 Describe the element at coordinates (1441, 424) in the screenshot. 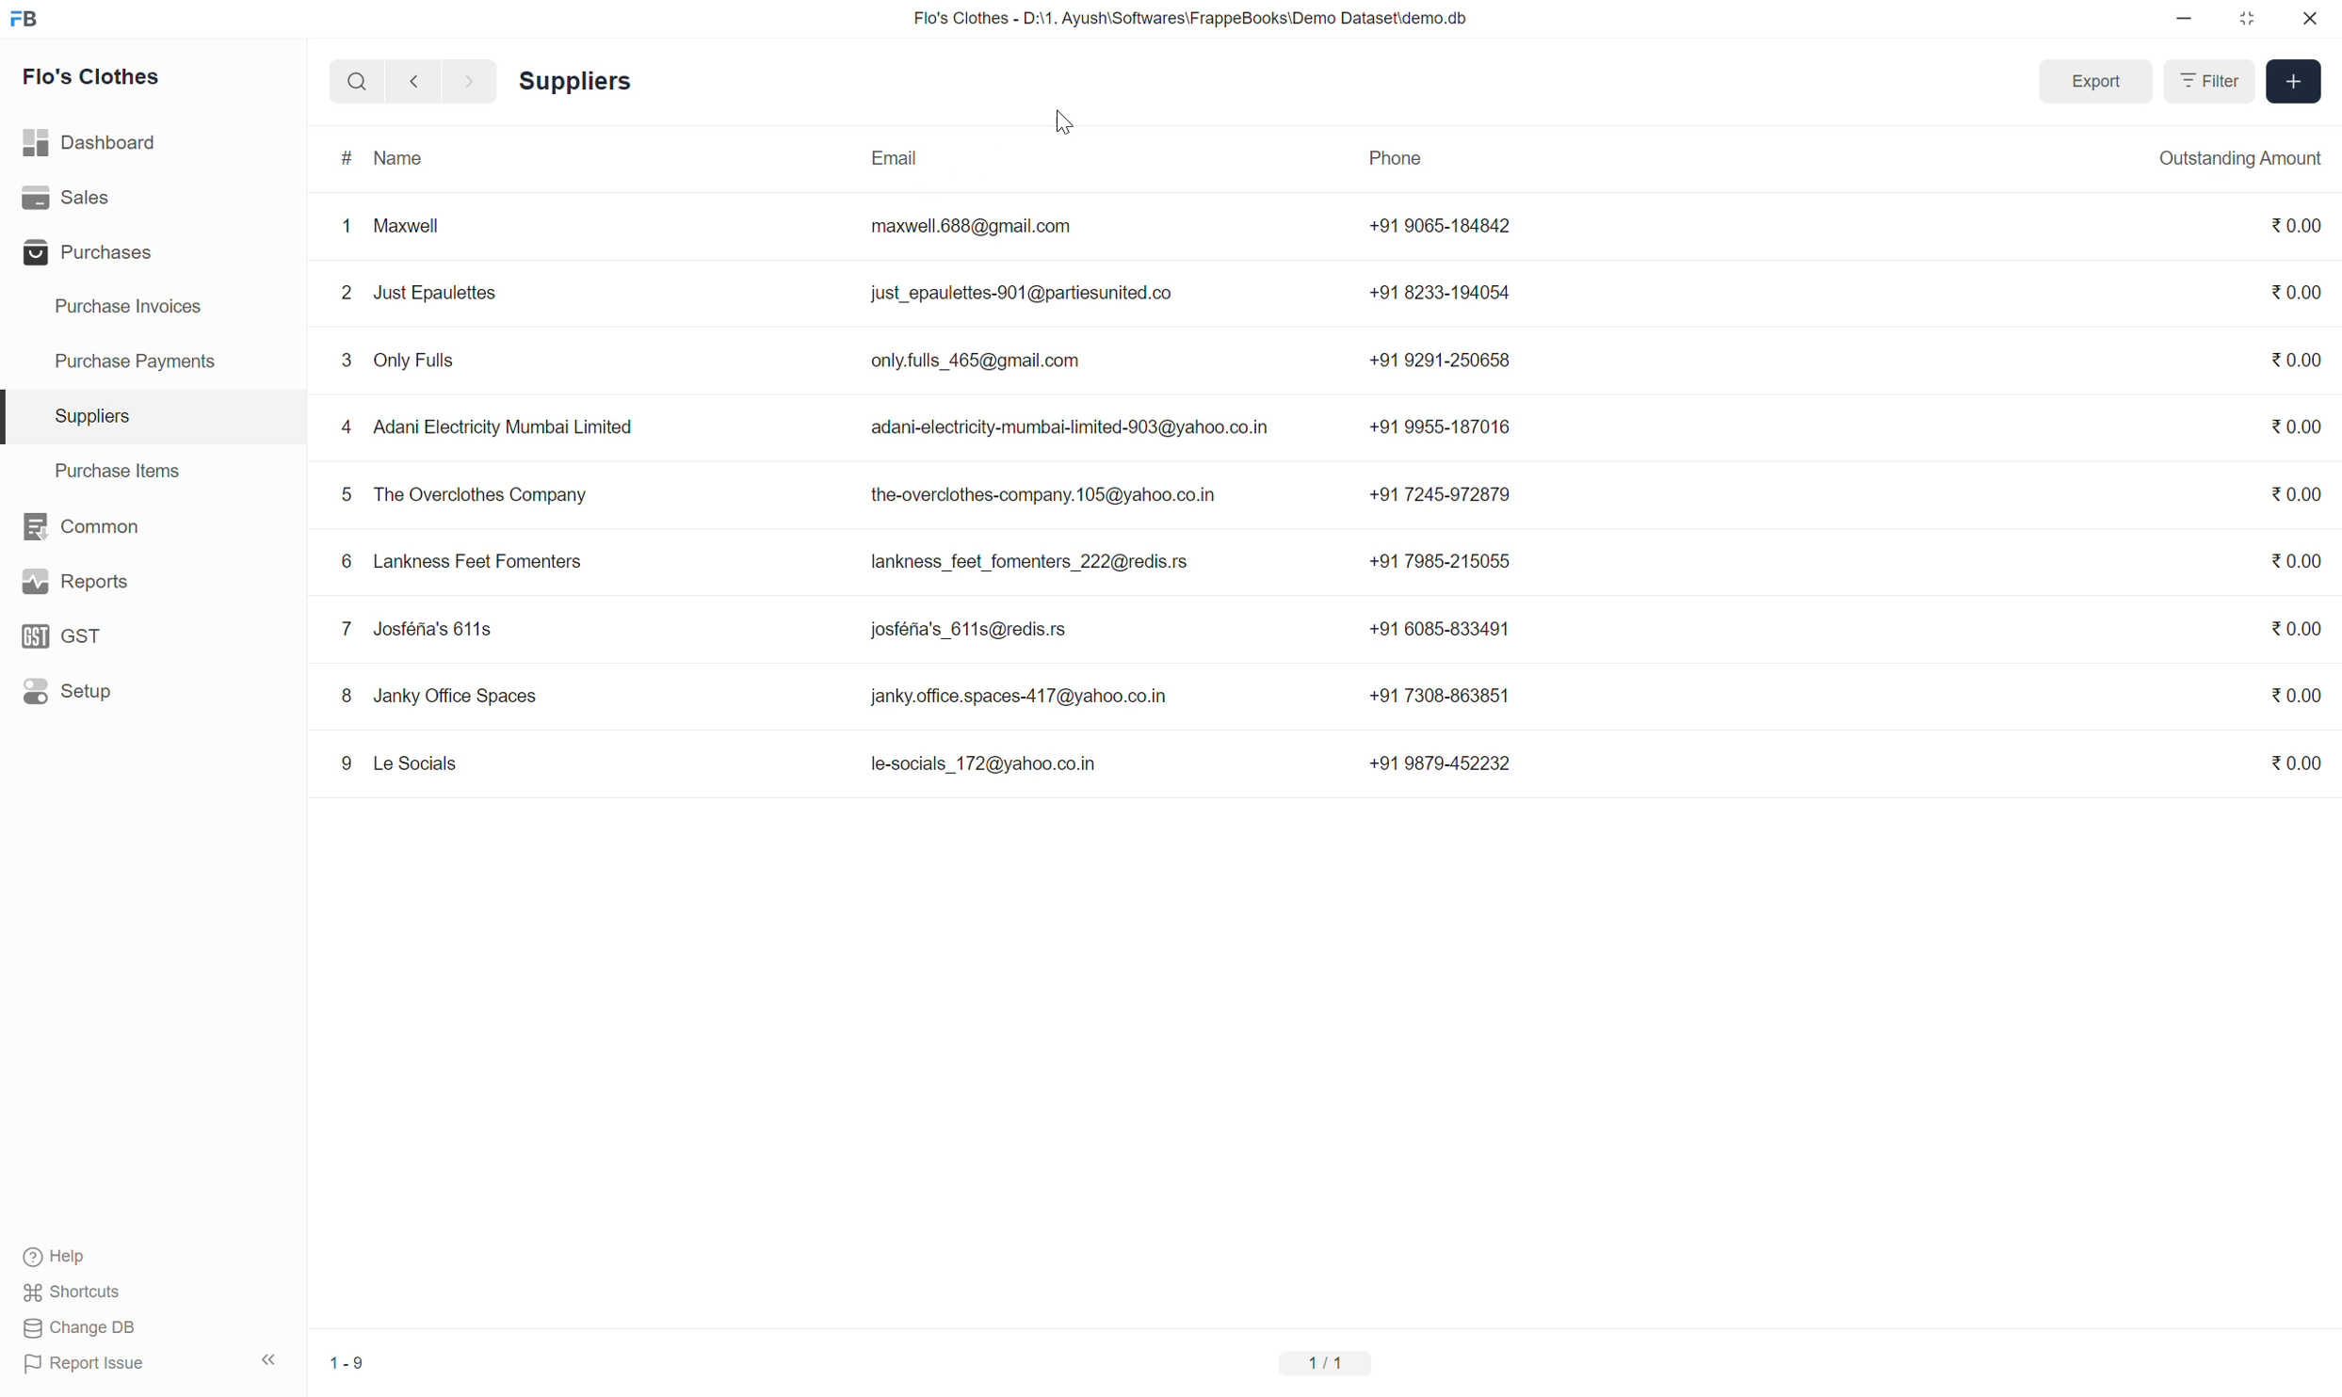

I see `+91 9955-187016` at that location.